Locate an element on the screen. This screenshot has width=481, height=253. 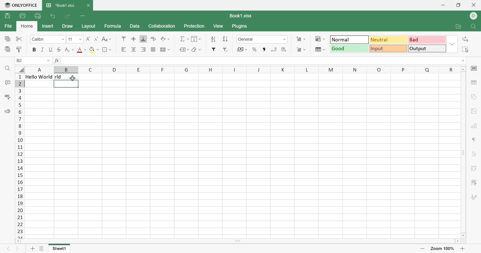
shape settings is located at coordinates (474, 97).